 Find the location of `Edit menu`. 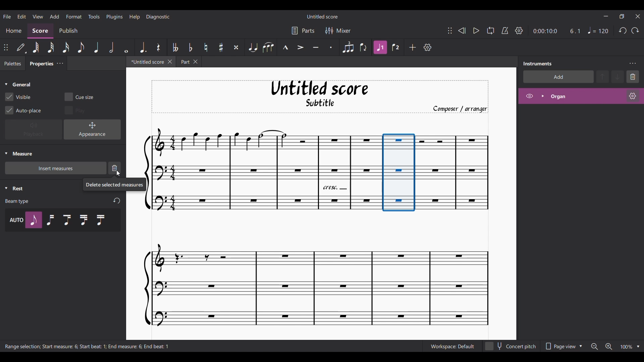

Edit menu is located at coordinates (21, 16).